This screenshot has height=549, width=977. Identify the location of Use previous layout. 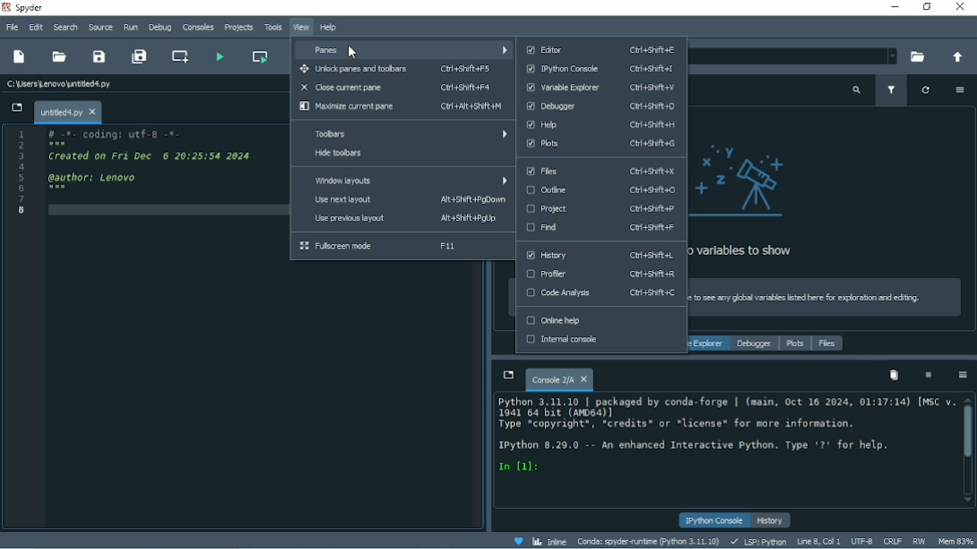
(401, 219).